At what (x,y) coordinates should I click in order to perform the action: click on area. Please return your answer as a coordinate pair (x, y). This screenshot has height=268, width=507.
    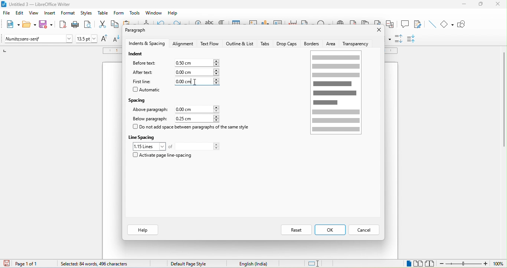
    Looking at the image, I should click on (331, 44).